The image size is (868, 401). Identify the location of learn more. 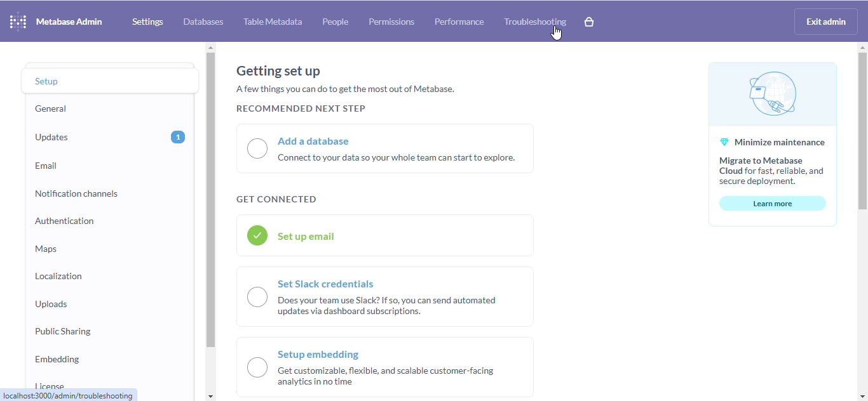
(773, 203).